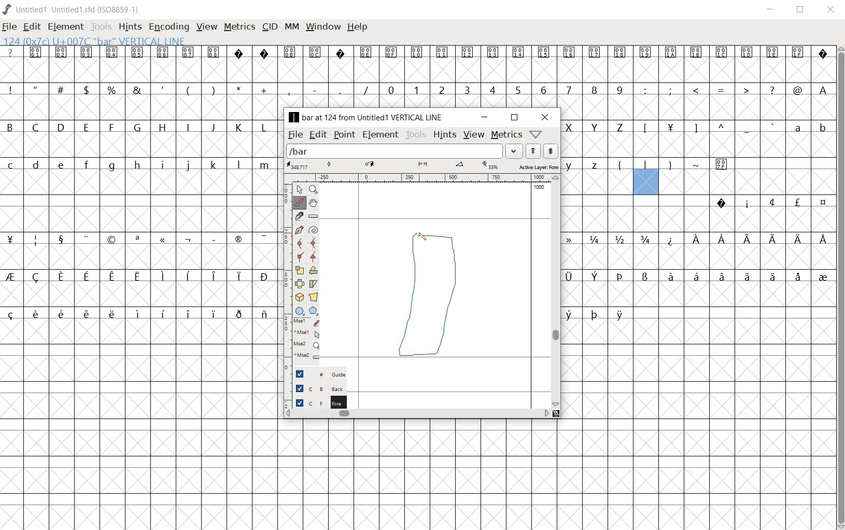 This screenshot has width=845, height=530. What do you see at coordinates (292, 26) in the screenshot?
I see `mm` at bounding box center [292, 26].